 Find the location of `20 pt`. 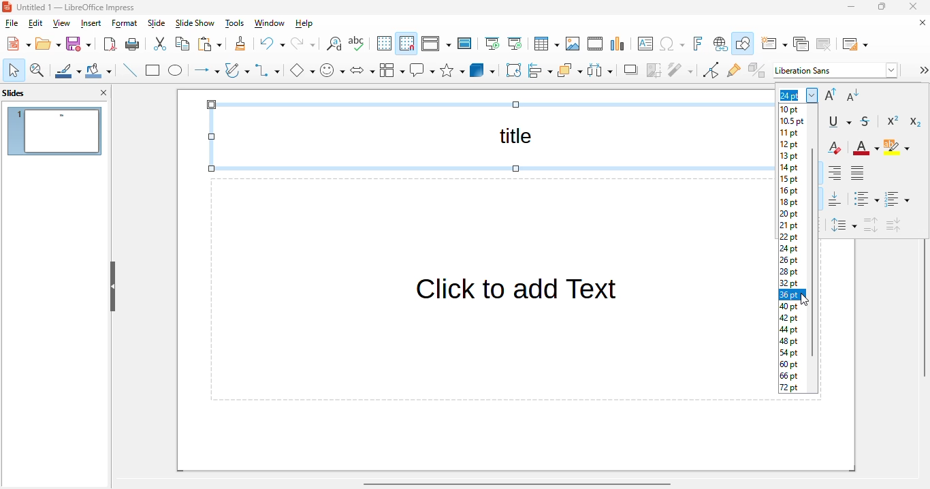

20 pt is located at coordinates (789, 215).